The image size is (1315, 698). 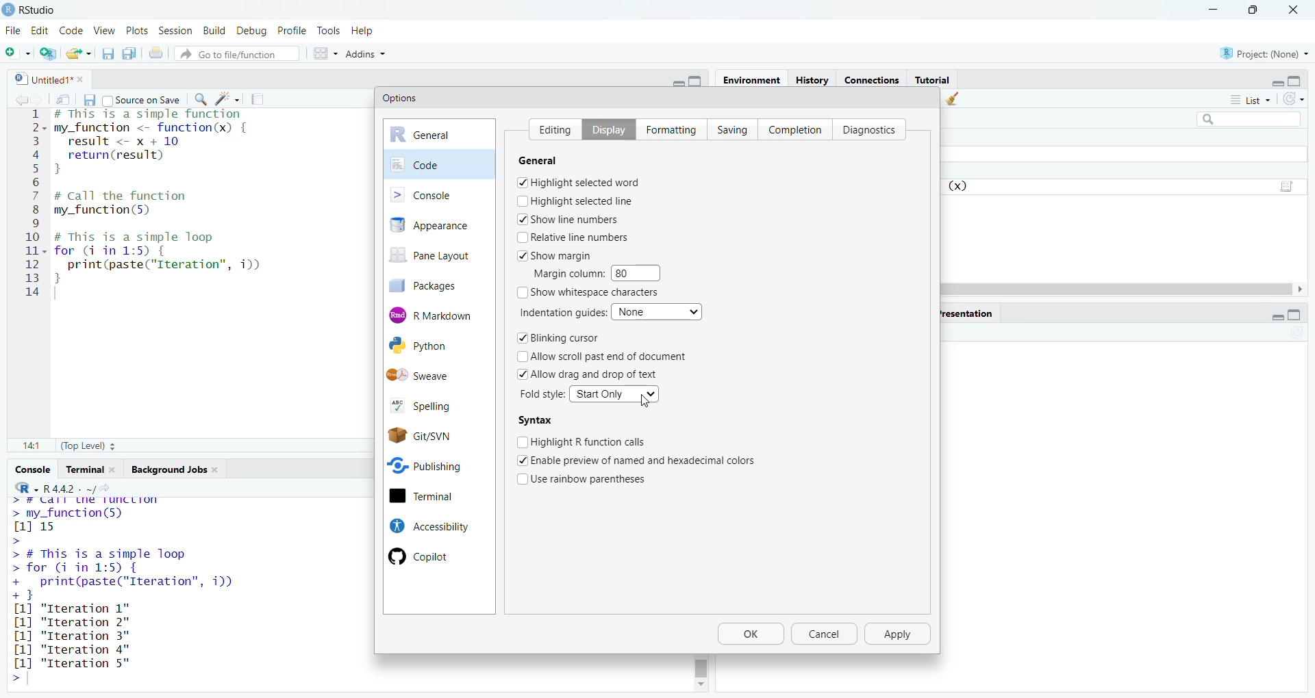 I want to click on workspace panes, so click(x=324, y=52).